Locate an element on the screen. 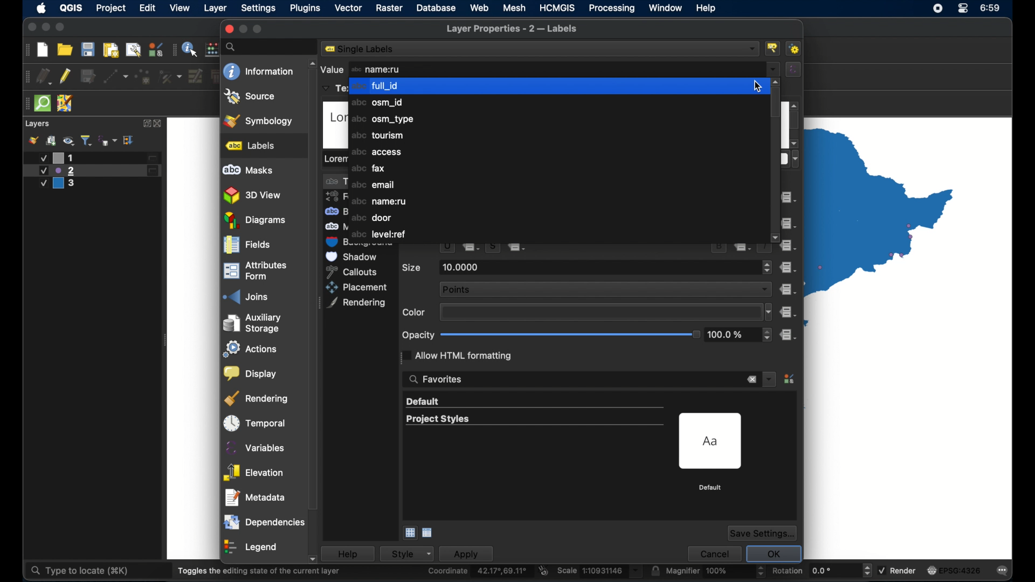 This screenshot has height=582, width=1035. add group is located at coordinates (52, 140).